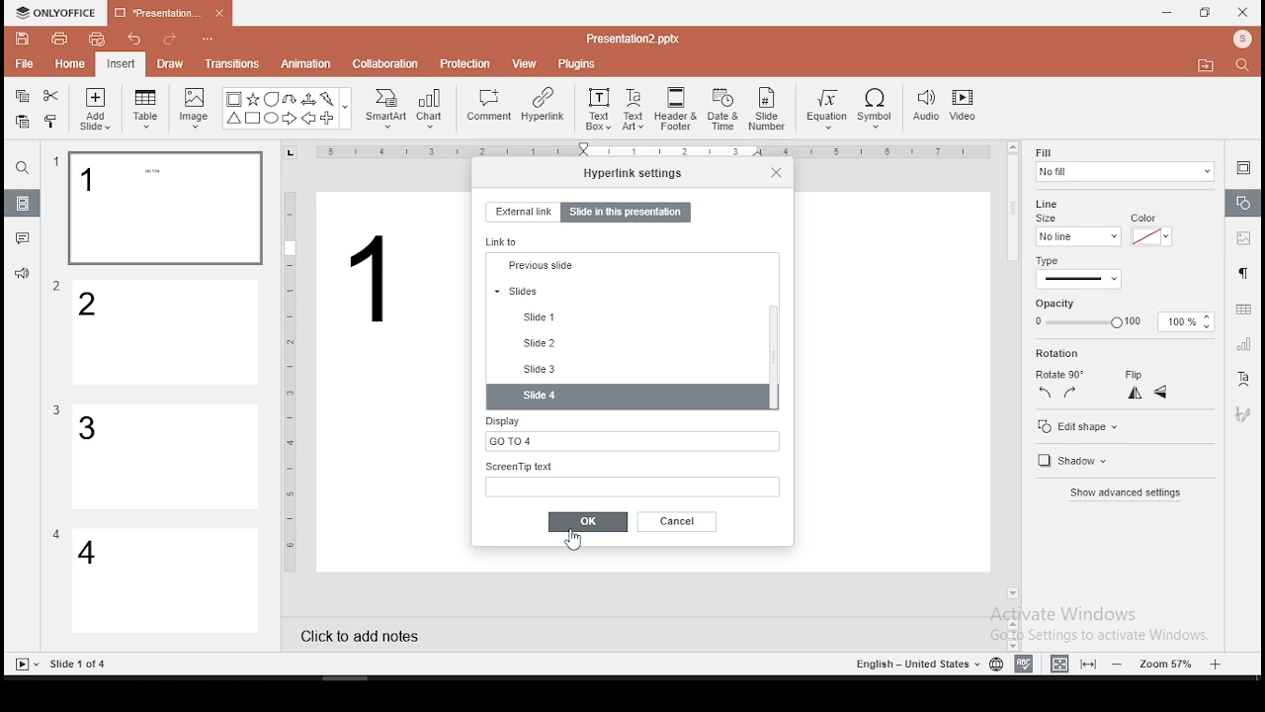 The height and width of the screenshot is (712, 1265). I want to click on icon, so click(59, 13).